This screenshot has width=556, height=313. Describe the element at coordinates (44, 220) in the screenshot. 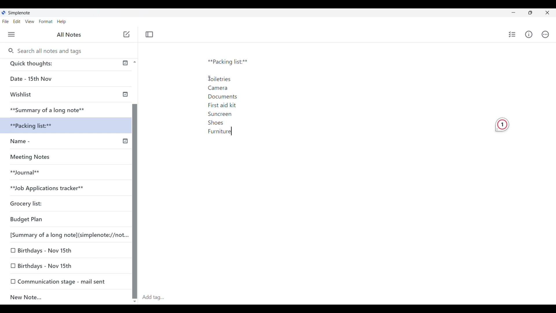

I see `Budget Plan` at that location.